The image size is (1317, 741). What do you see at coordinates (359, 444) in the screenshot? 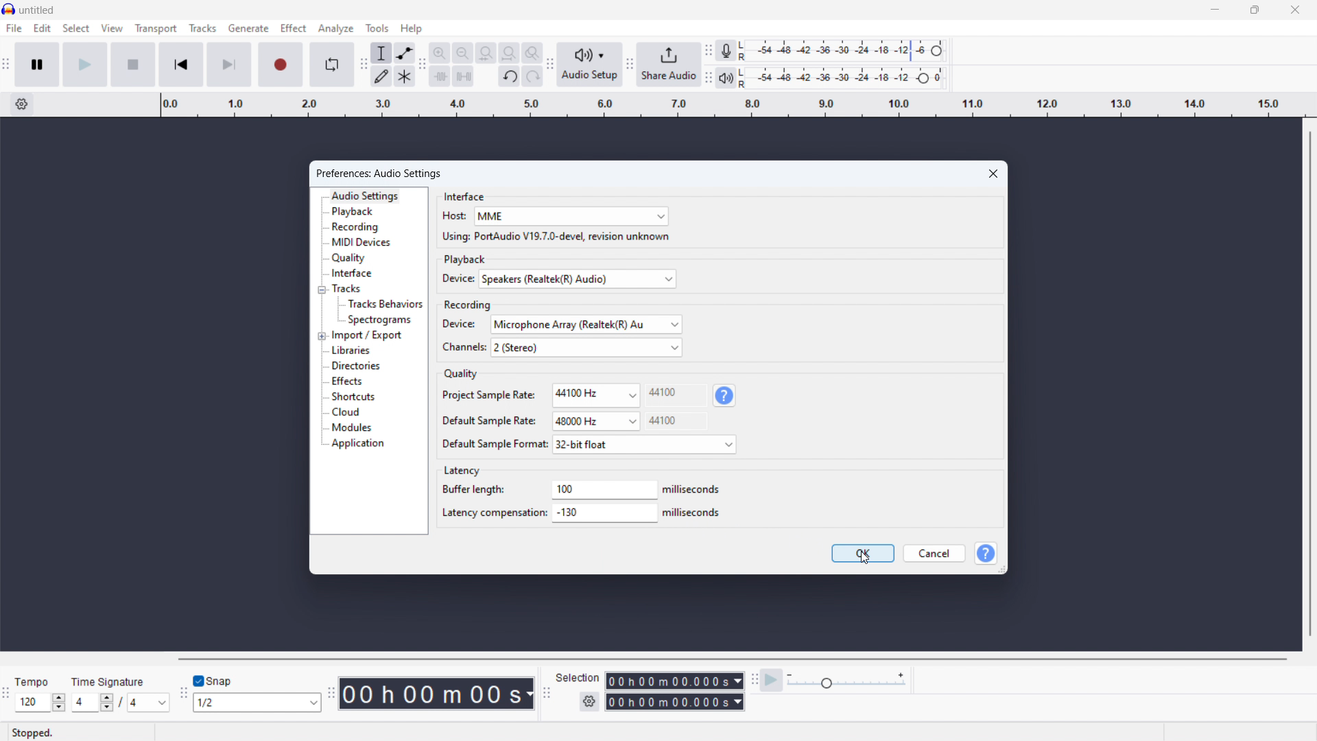
I see `application` at bounding box center [359, 444].